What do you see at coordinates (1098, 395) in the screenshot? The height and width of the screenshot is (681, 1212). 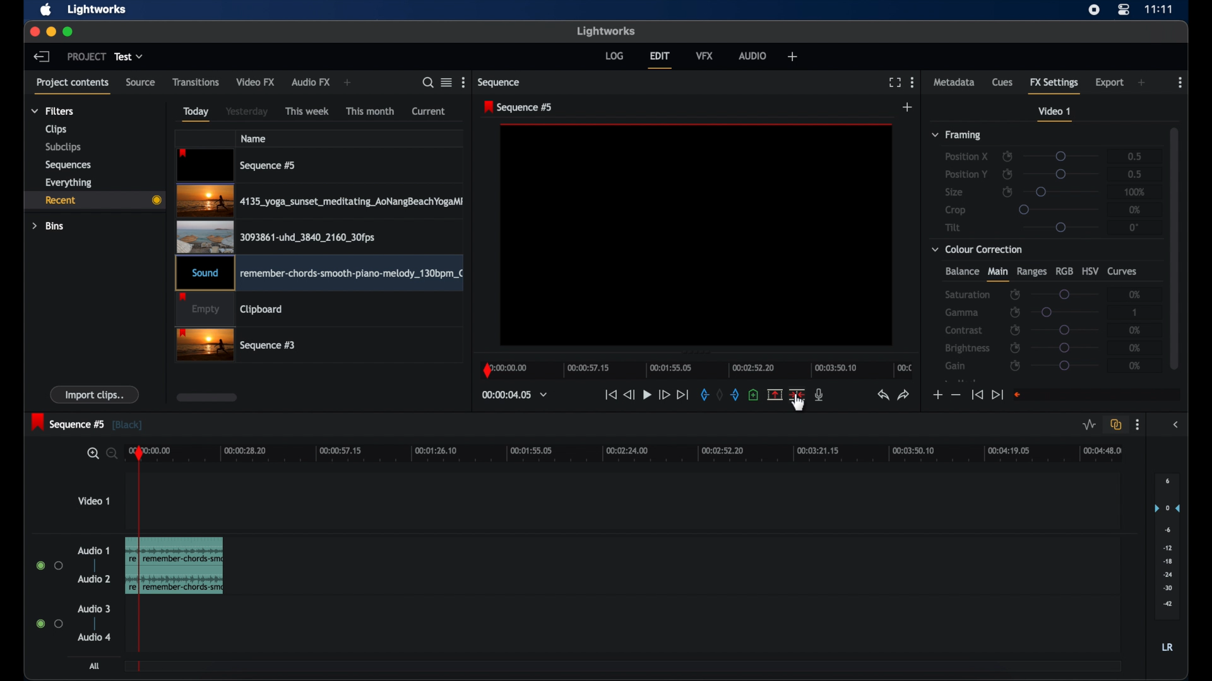 I see `empty field` at bounding box center [1098, 395].